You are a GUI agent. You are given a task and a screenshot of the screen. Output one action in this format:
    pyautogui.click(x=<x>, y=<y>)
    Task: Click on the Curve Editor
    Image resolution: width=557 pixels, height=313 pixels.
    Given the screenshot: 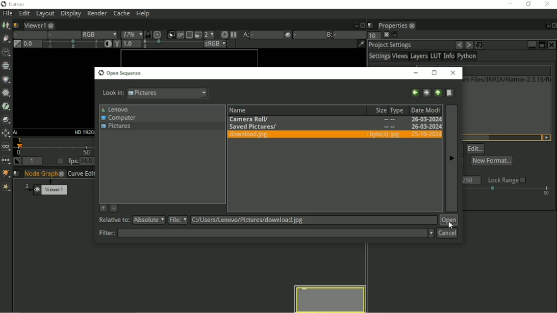 What is the action you would take?
    pyautogui.click(x=82, y=174)
    